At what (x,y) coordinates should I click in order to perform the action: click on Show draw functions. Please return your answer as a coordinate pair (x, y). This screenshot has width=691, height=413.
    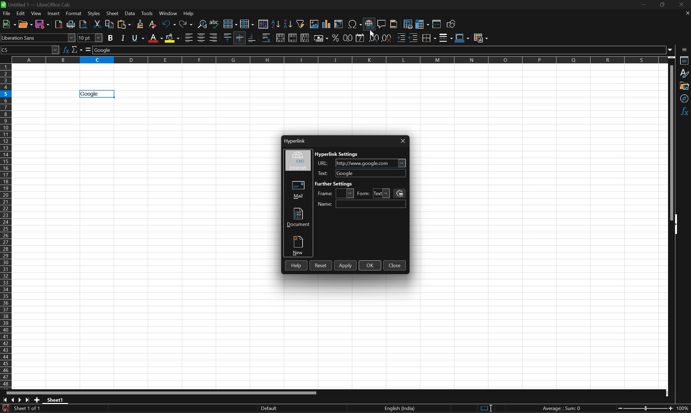
    Looking at the image, I should click on (451, 23).